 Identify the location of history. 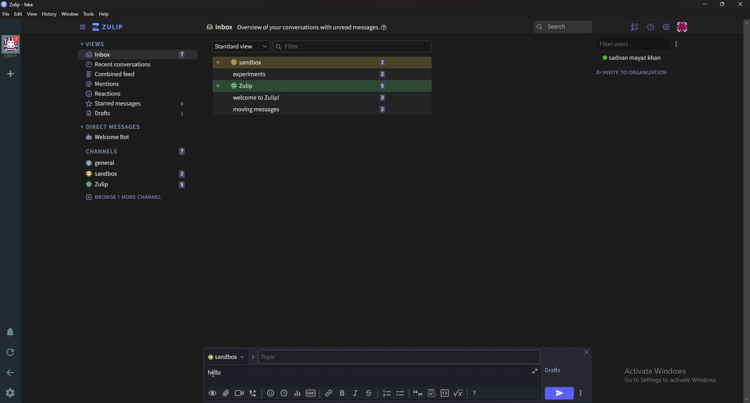
(50, 14).